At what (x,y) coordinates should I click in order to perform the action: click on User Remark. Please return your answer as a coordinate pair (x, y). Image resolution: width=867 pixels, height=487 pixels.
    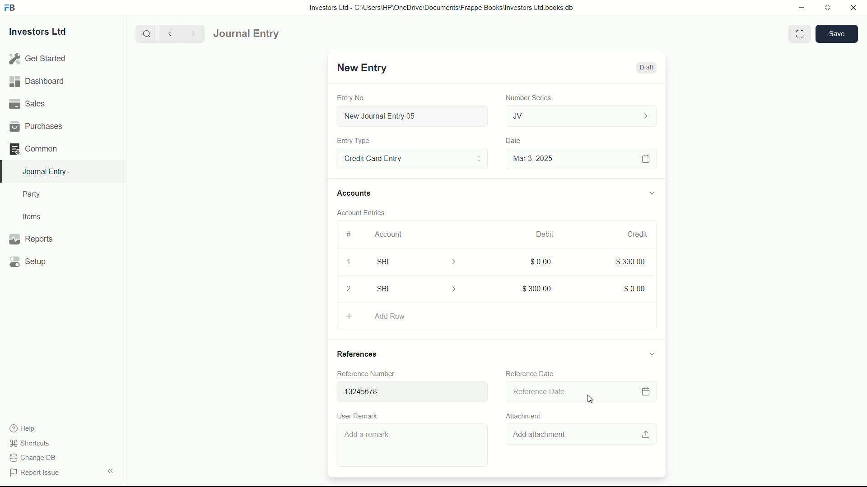
    Looking at the image, I should click on (359, 415).